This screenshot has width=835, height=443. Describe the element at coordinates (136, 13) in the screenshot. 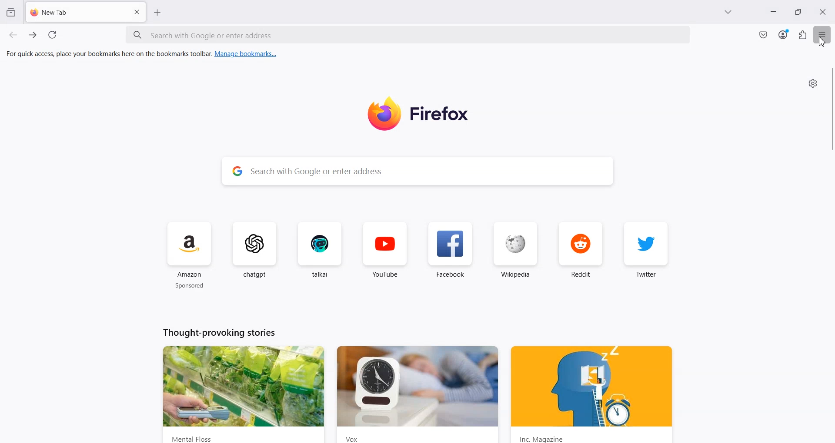

I see `Close` at that location.